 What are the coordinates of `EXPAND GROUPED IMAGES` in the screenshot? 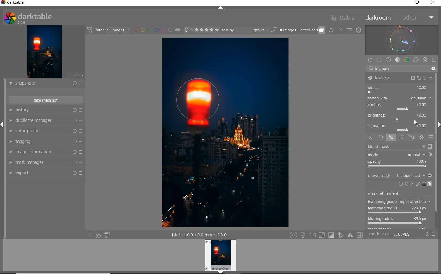 It's located at (302, 30).